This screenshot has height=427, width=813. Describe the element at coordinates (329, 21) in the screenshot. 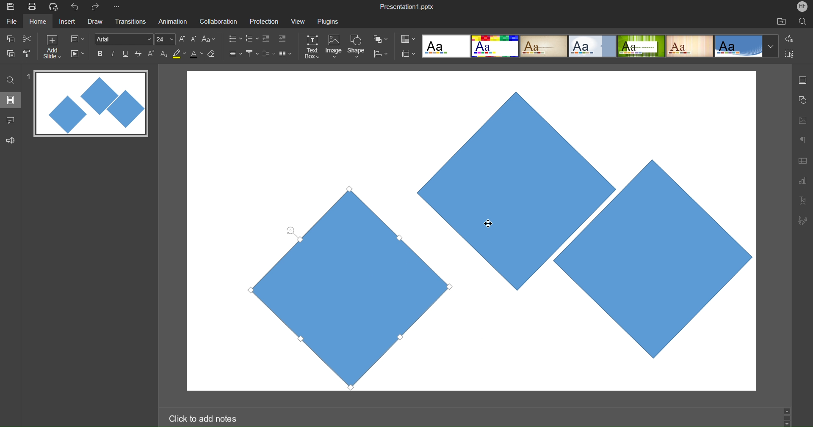

I see `Plugins` at that location.